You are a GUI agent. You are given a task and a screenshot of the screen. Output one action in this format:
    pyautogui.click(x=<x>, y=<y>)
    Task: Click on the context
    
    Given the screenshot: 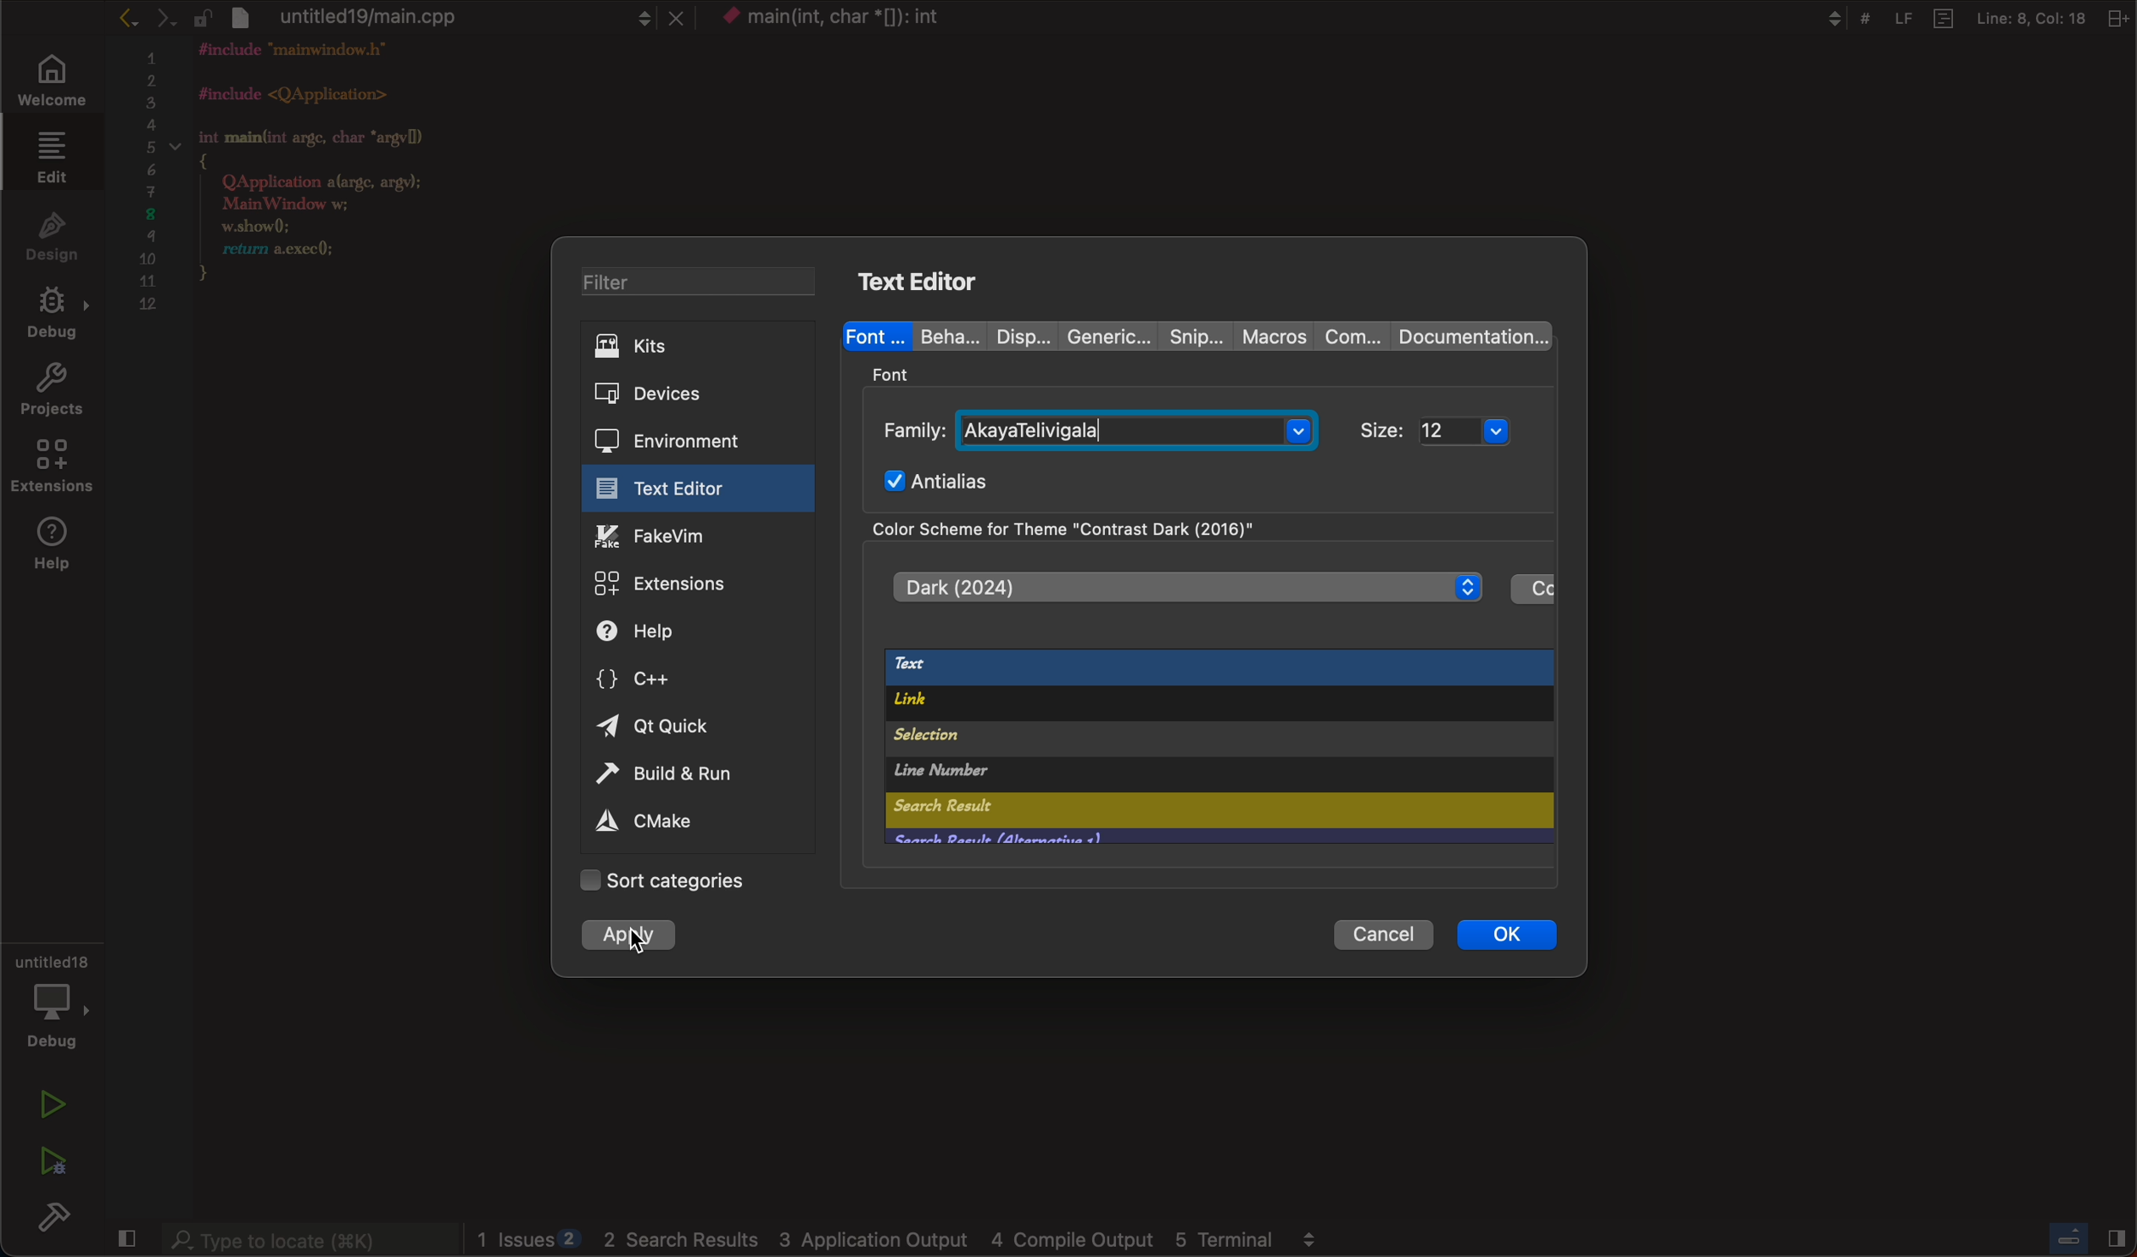 What is the action you would take?
    pyautogui.click(x=853, y=20)
    